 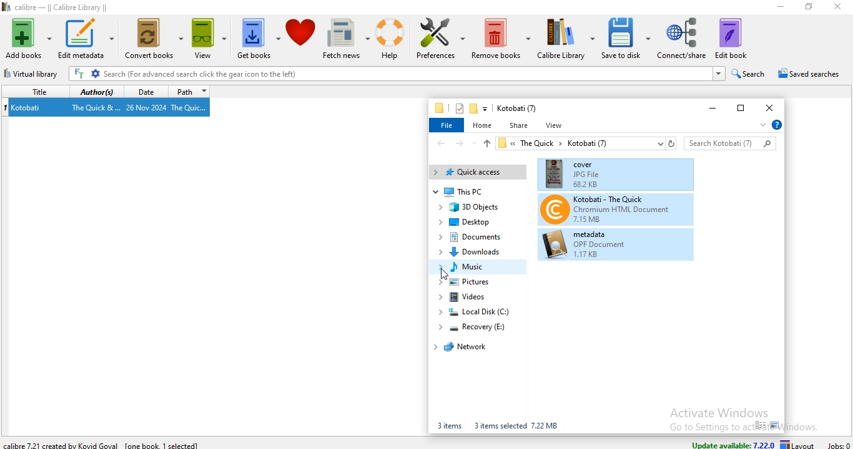 I want to click on « TheQuick > Kotobati (7), so click(x=579, y=144).